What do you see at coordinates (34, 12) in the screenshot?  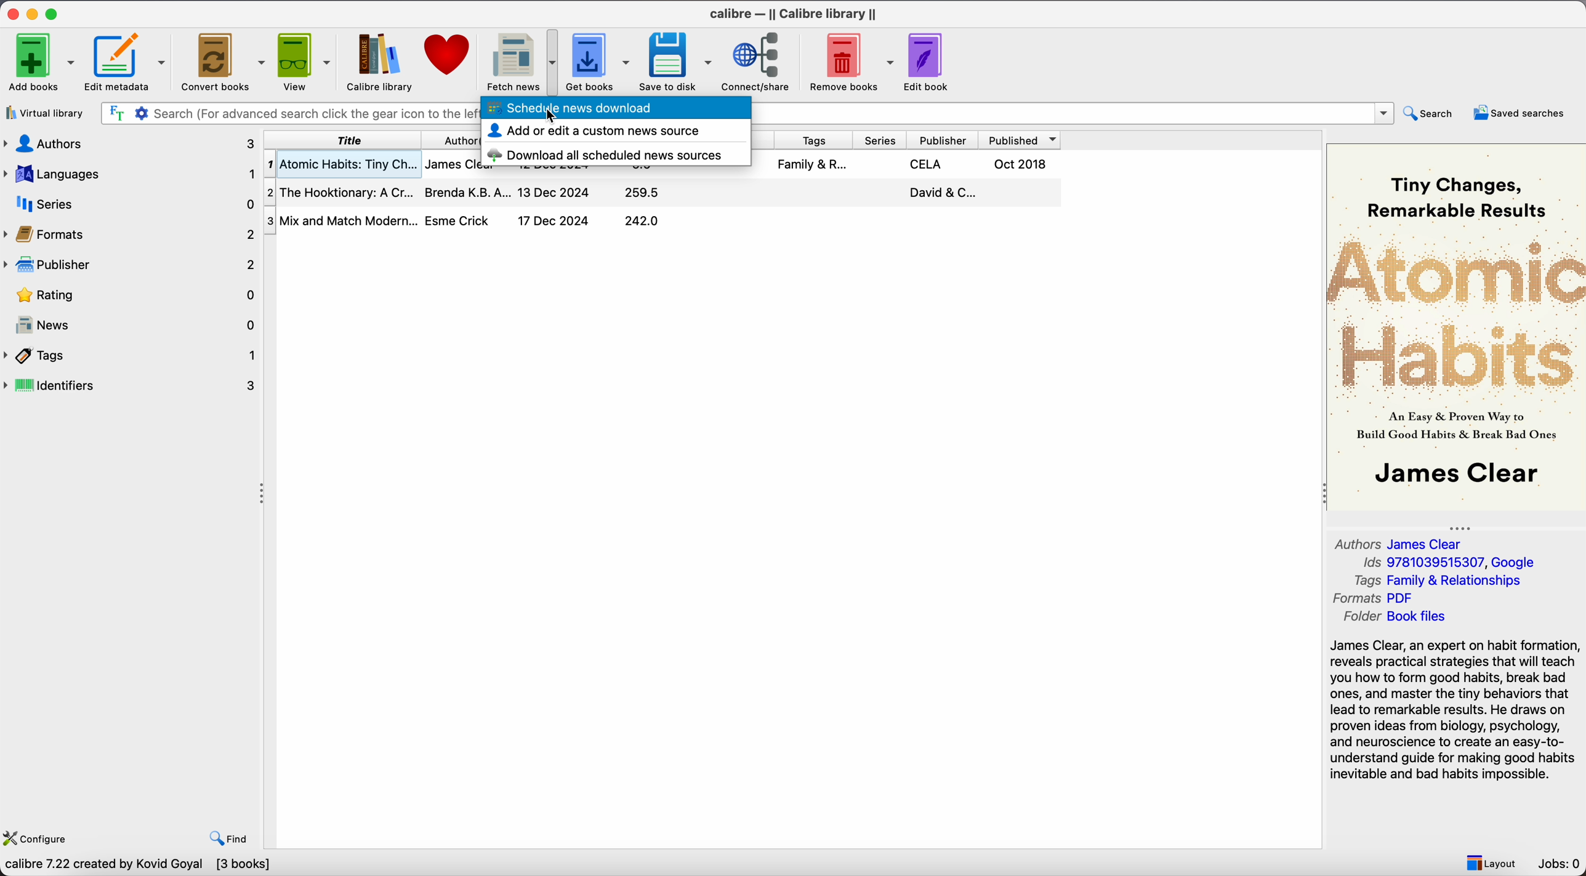 I see `minimize` at bounding box center [34, 12].